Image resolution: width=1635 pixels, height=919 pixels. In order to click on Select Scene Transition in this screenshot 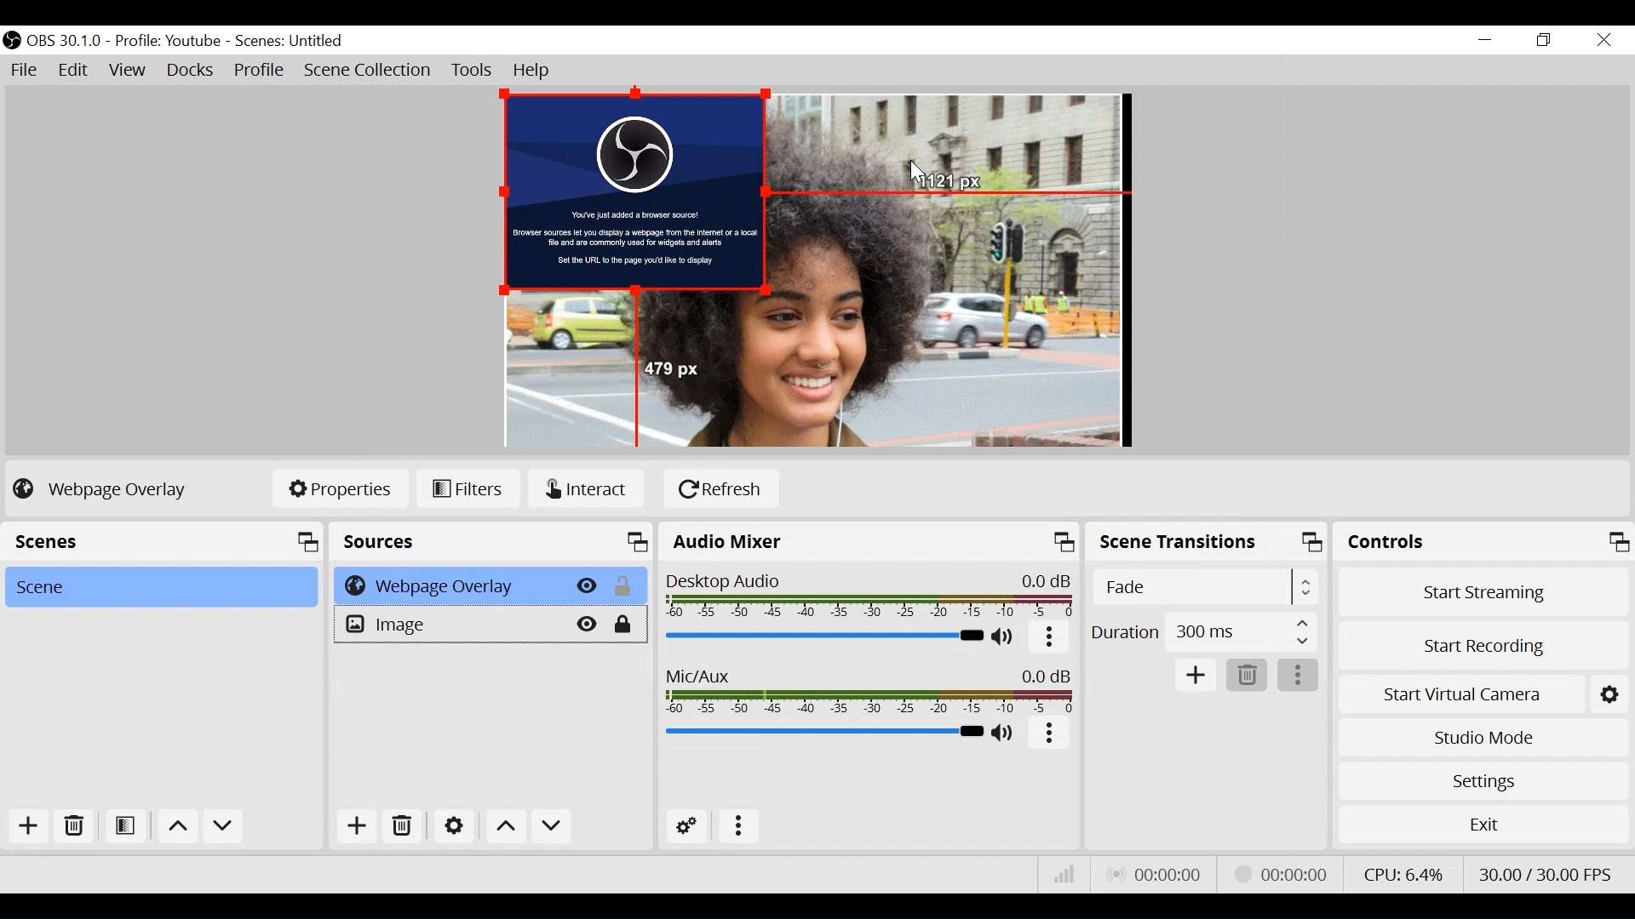, I will do `click(1204, 585)`.